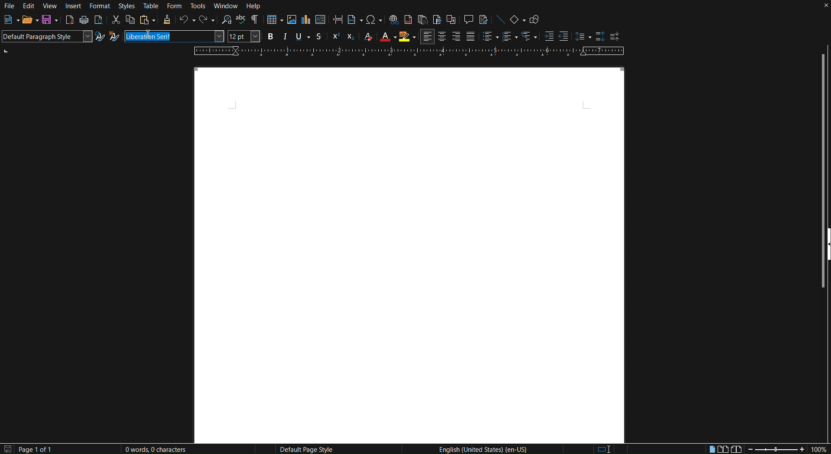  Describe the element at coordinates (321, 19) in the screenshot. I see `Insert textbox` at that location.